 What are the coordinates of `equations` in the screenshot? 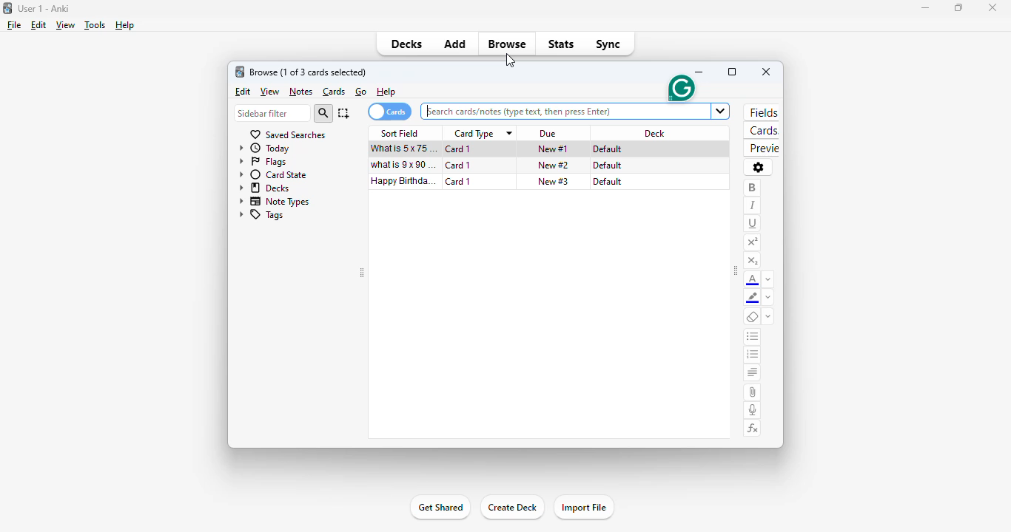 It's located at (753, 429).